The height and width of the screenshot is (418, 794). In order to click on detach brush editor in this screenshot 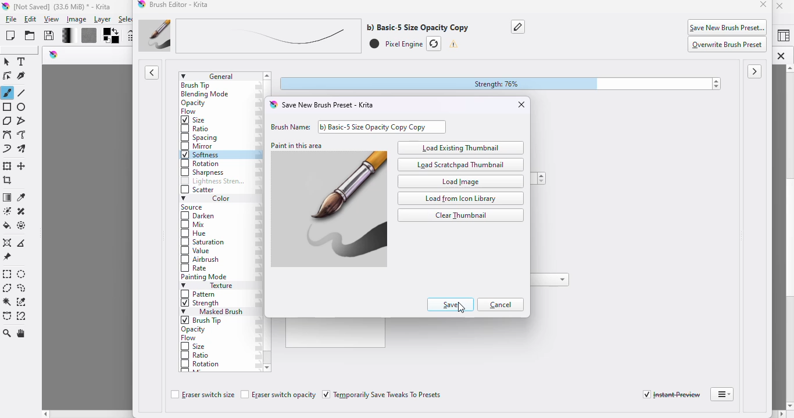, I will do `click(722, 394)`.